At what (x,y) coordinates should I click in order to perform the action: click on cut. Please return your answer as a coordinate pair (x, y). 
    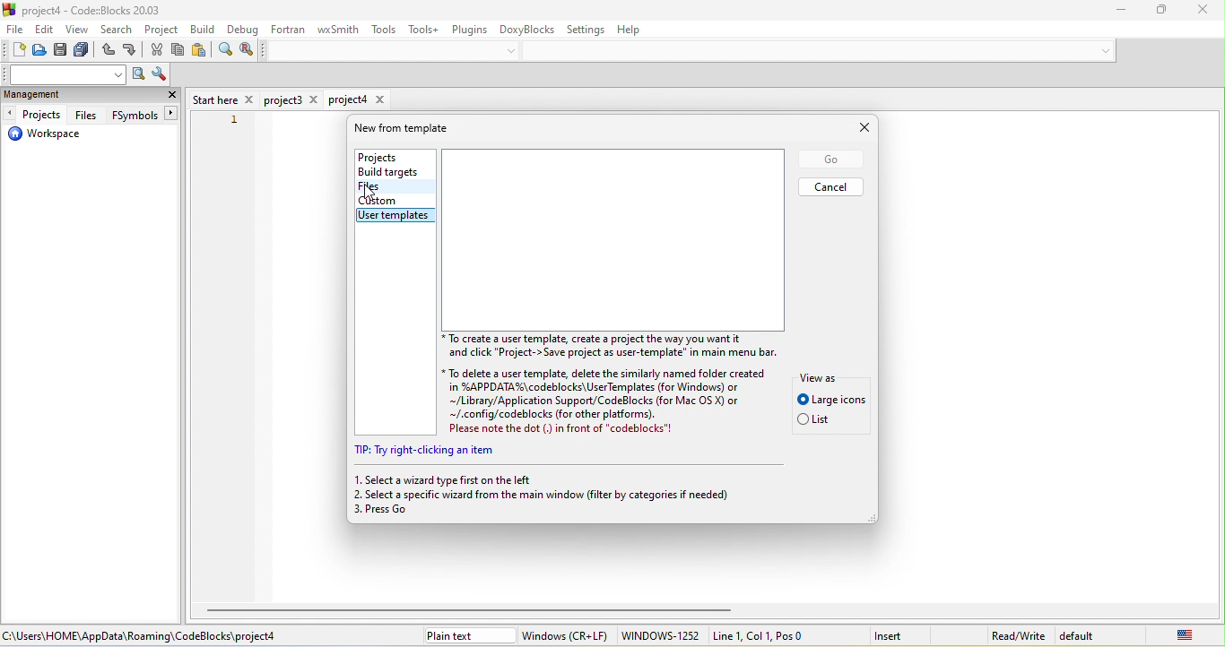
    Looking at the image, I should click on (158, 51).